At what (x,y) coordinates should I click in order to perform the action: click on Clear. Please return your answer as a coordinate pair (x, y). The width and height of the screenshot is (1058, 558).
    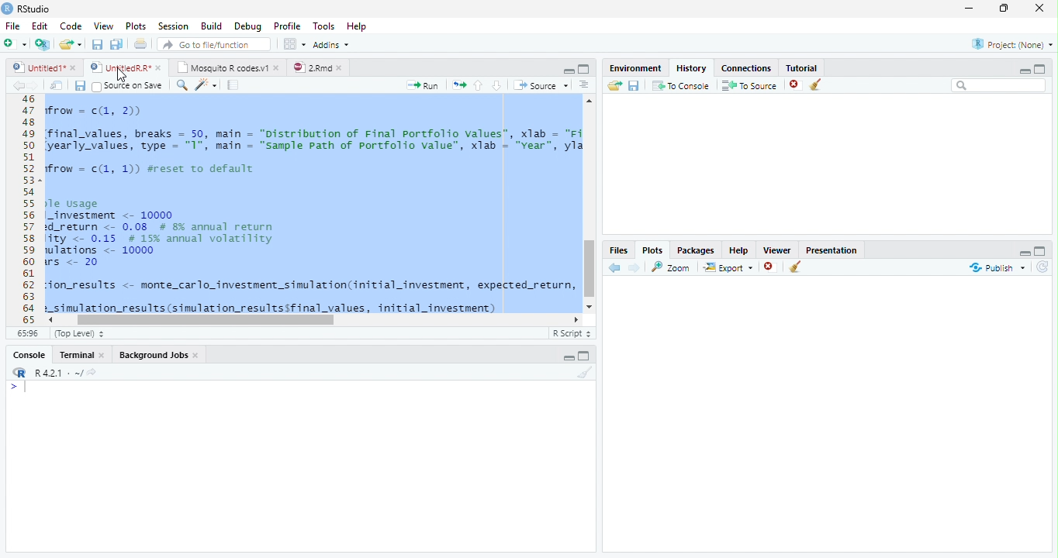
    Looking at the image, I should click on (583, 373).